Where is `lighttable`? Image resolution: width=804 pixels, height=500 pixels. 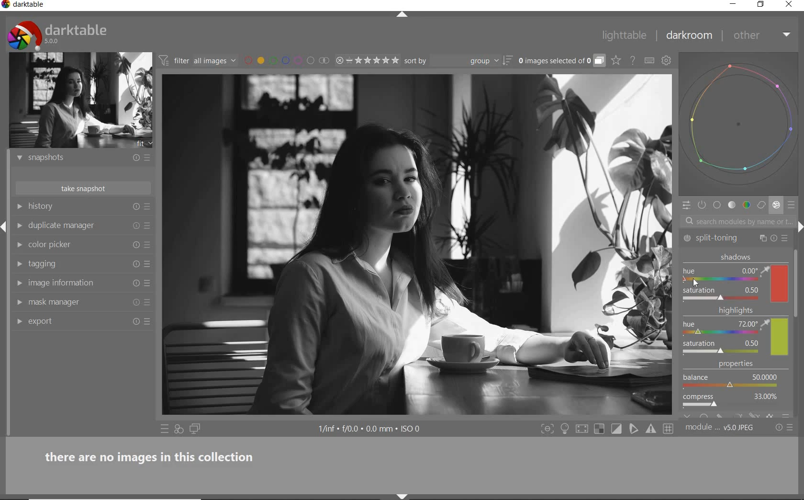 lighttable is located at coordinates (625, 37).